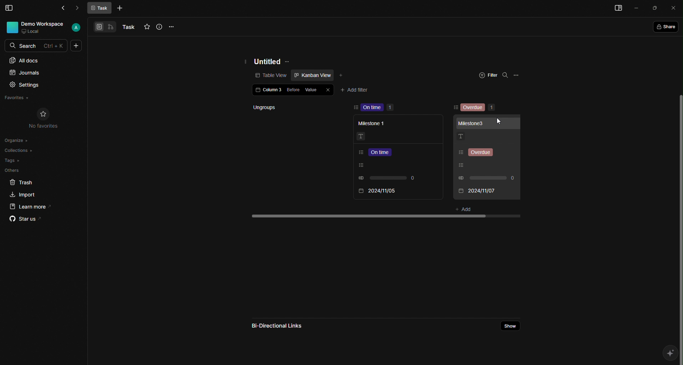 The height and width of the screenshot is (365, 683). Describe the element at coordinates (500, 122) in the screenshot. I see `Cursor` at that location.